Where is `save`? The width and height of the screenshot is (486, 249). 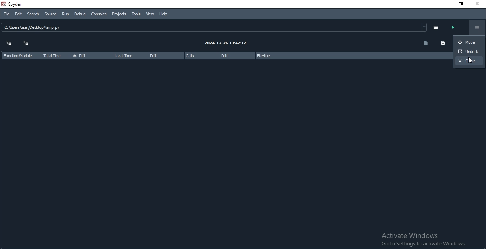
save is located at coordinates (443, 43).